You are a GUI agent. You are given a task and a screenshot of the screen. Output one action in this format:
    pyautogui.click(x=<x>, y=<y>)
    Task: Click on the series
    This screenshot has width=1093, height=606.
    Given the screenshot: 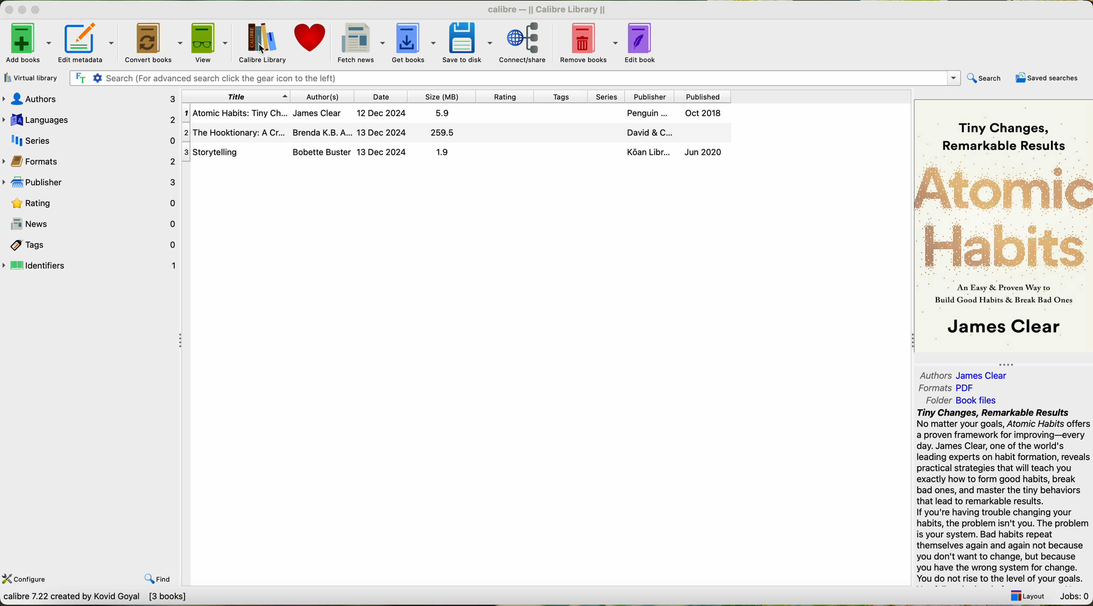 What is the action you would take?
    pyautogui.click(x=609, y=96)
    